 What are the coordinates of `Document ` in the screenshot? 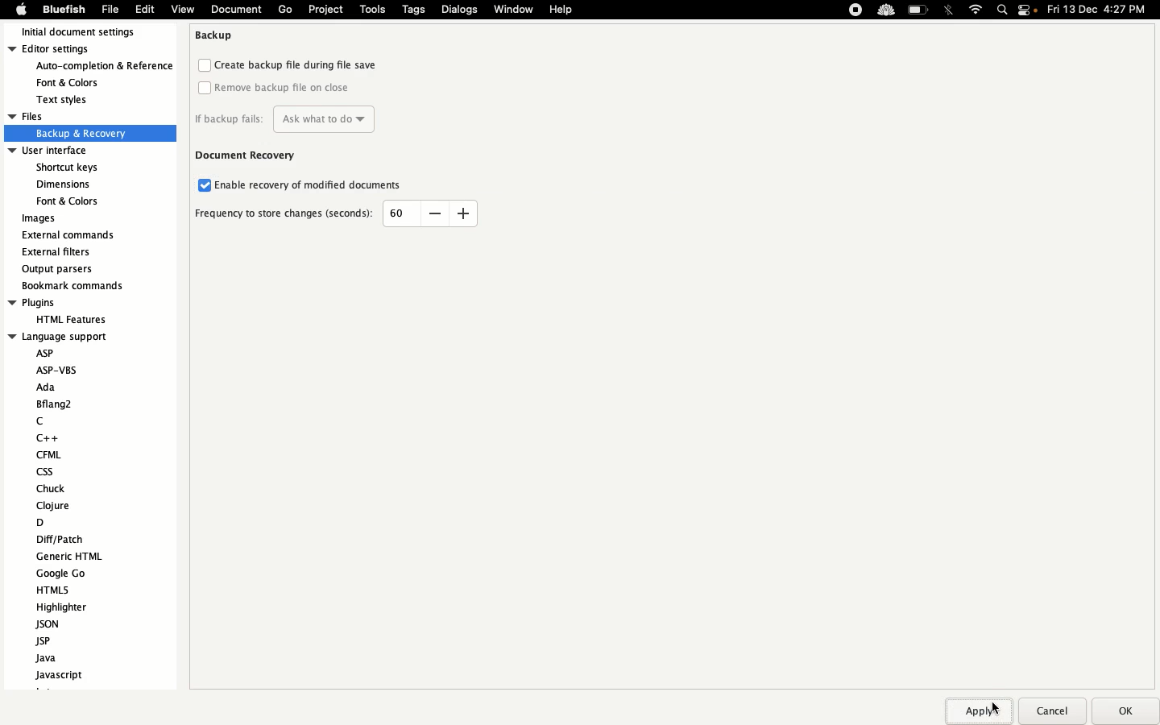 It's located at (235, 10).